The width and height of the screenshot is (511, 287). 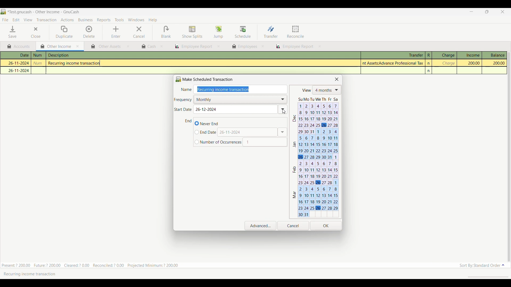 What do you see at coordinates (494, 55) in the screenshot?
I see `Balance column` at bounding box center [494, 55].